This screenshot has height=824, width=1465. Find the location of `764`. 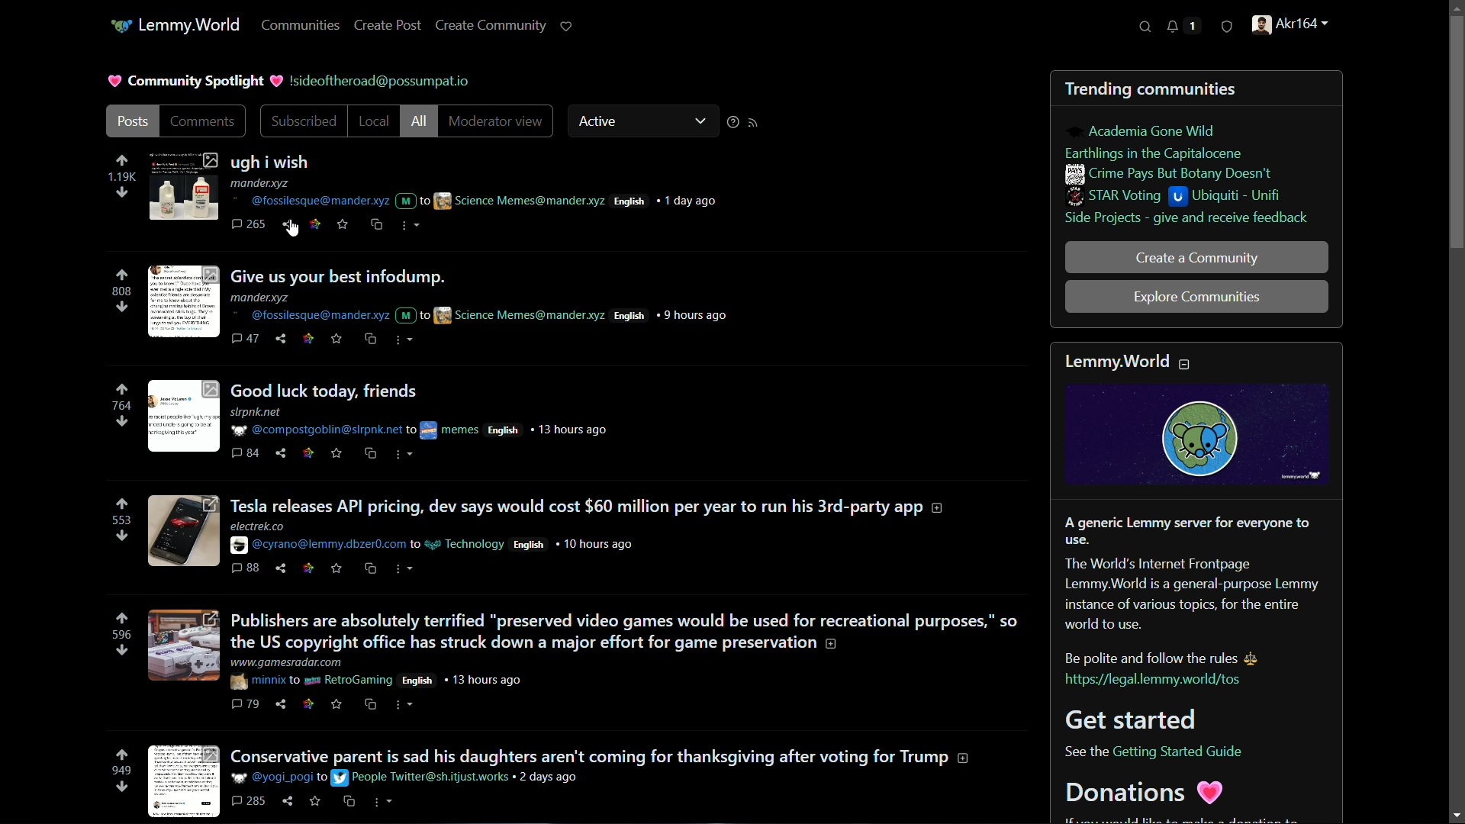

764 is located at coordinates (123, 406).